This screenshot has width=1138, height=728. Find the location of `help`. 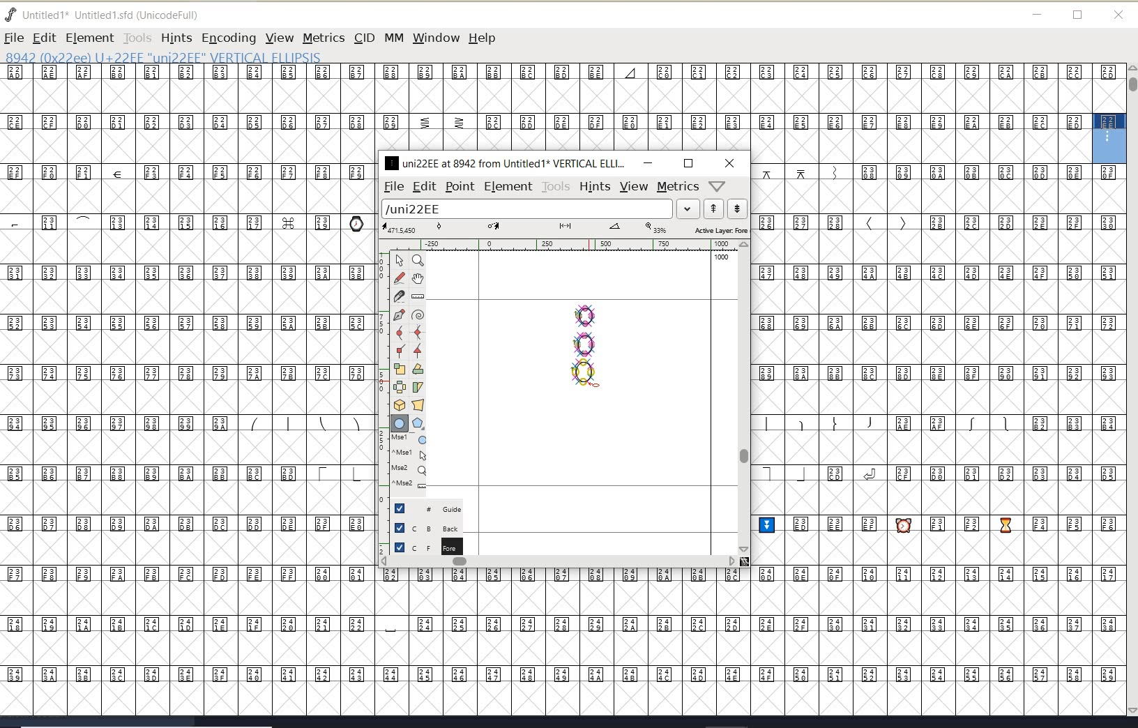

help is located at coordinates (485, 39).